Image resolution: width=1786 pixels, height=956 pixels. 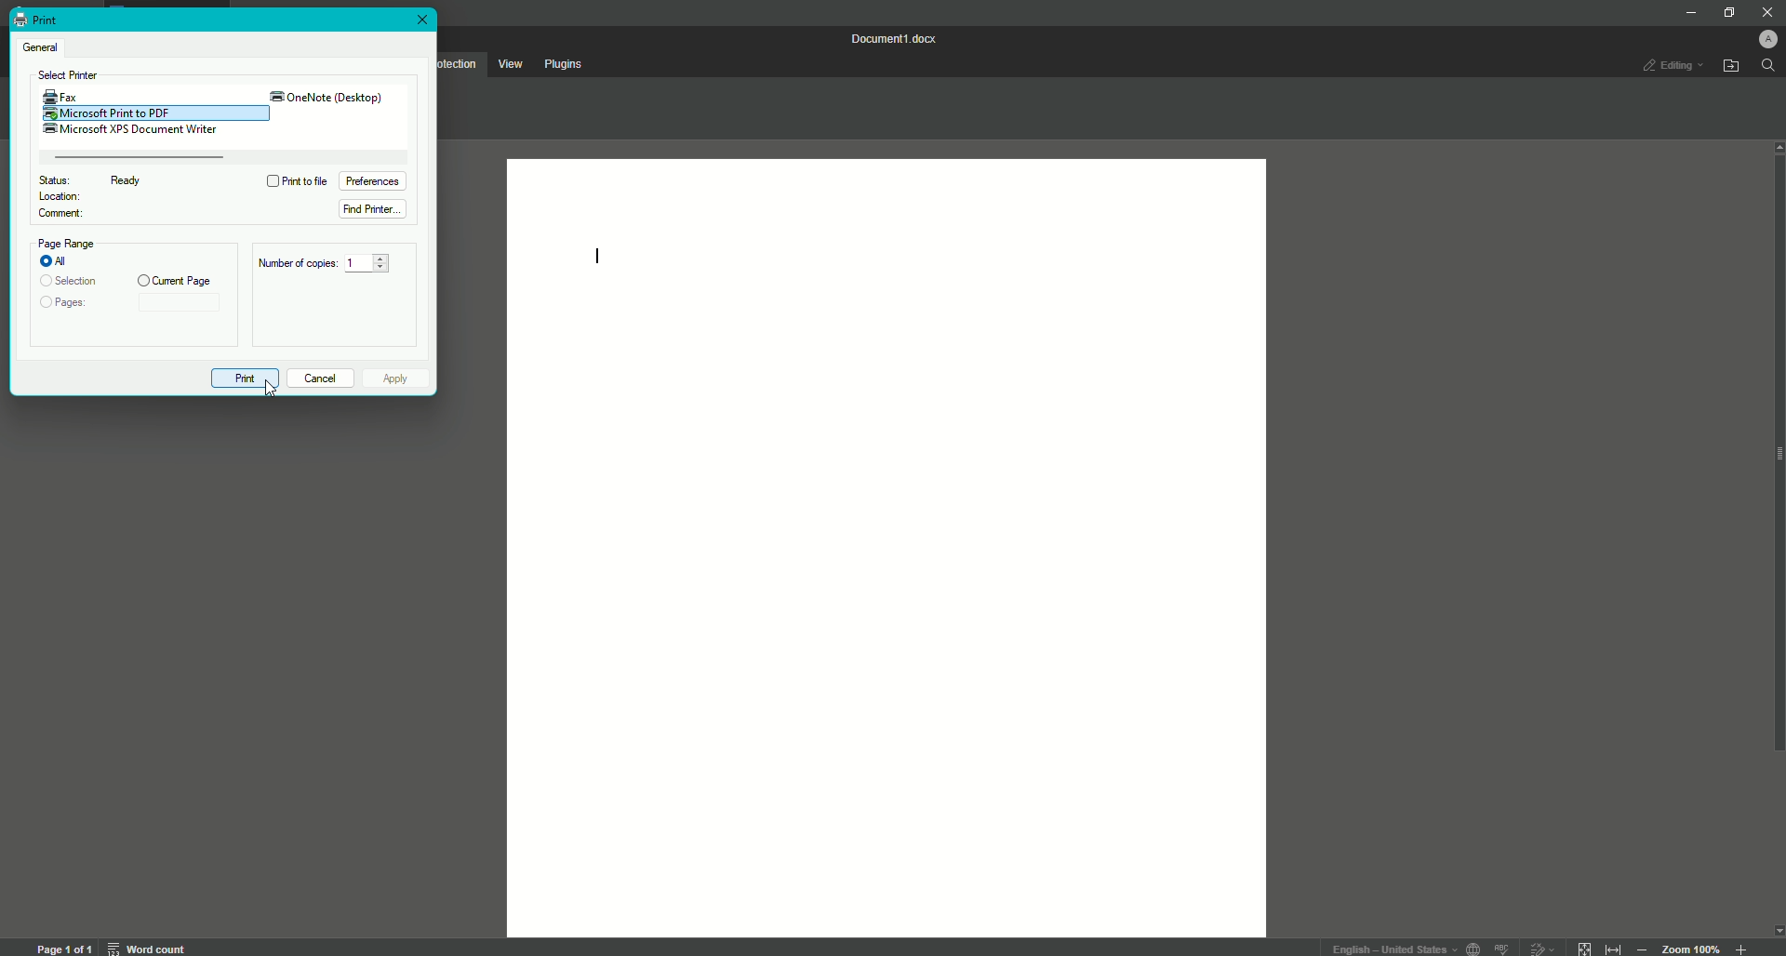 What do you see at coordinates (1742, 946) in the screenshot?
I see `Zoom in` at bounding box center [1742, 946].